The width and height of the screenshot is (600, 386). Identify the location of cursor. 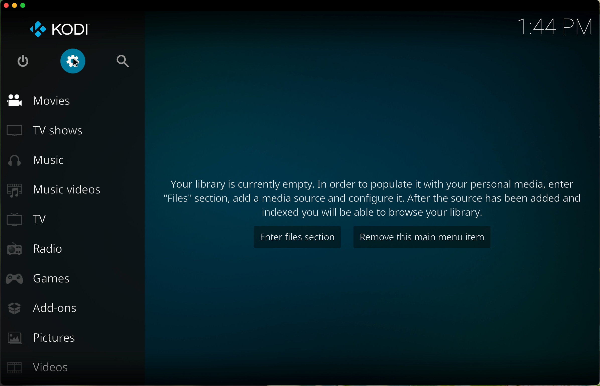
(77, 64).